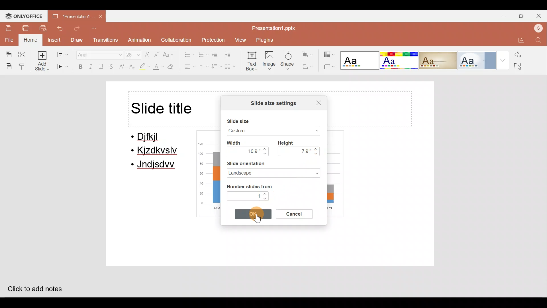 This screenshot has height=308, width=547. What do you see at coordinates (42, 61) in the screenshot?
I see `Add slide` at bounding box center [42, 61].